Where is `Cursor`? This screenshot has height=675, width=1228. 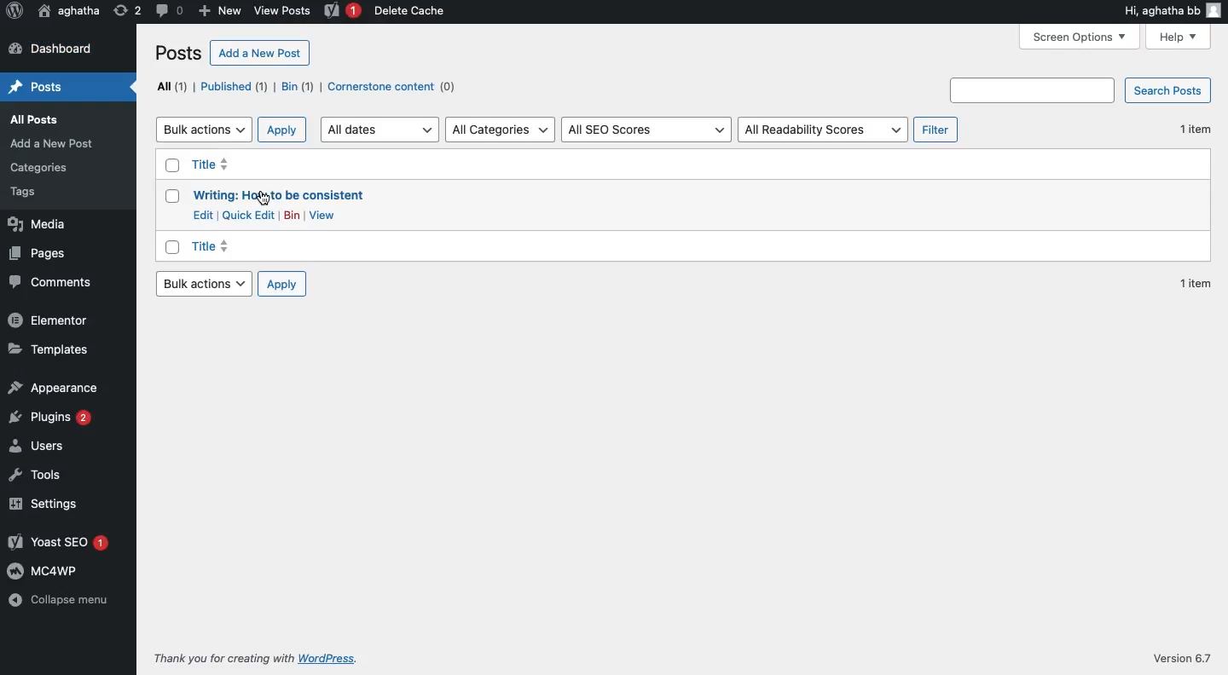 Cursor is located at coordinates (264, 199).